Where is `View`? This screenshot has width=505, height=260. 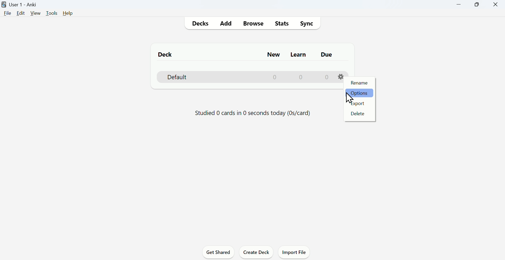 View is located at coordinates (36, 13).